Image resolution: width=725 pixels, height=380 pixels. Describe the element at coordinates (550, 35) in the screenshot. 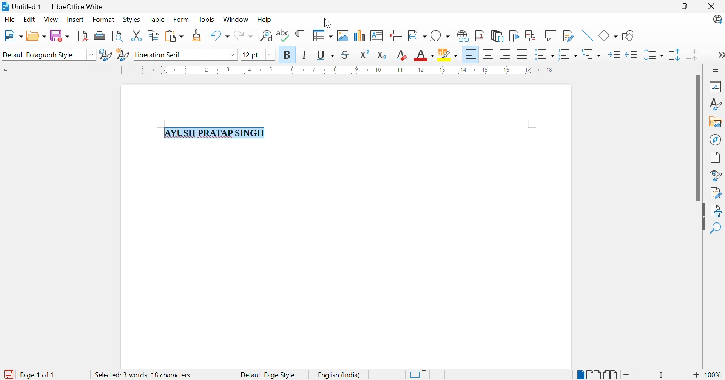

I see `Insert Comment` at that location.